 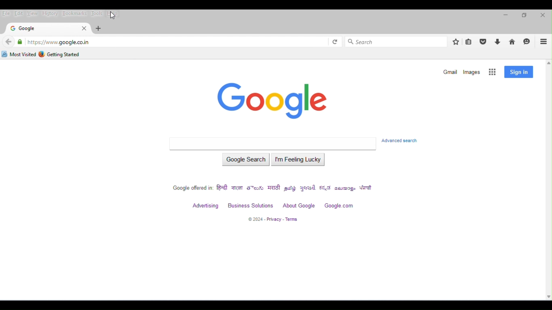 I want to click on verified by: google trust services, so click(x=20, y=42).